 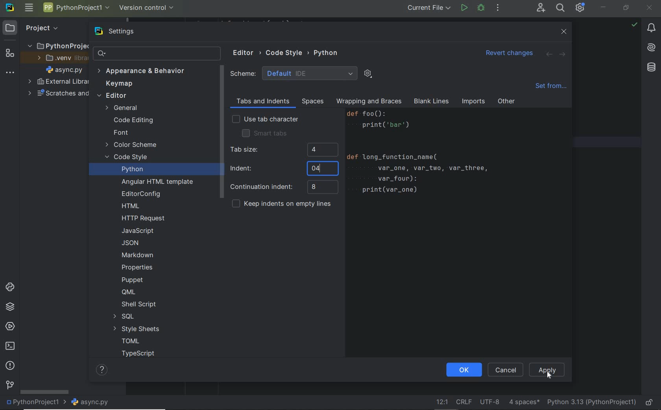 I want to click on continuation indent 8, so click(x=284, y=187).